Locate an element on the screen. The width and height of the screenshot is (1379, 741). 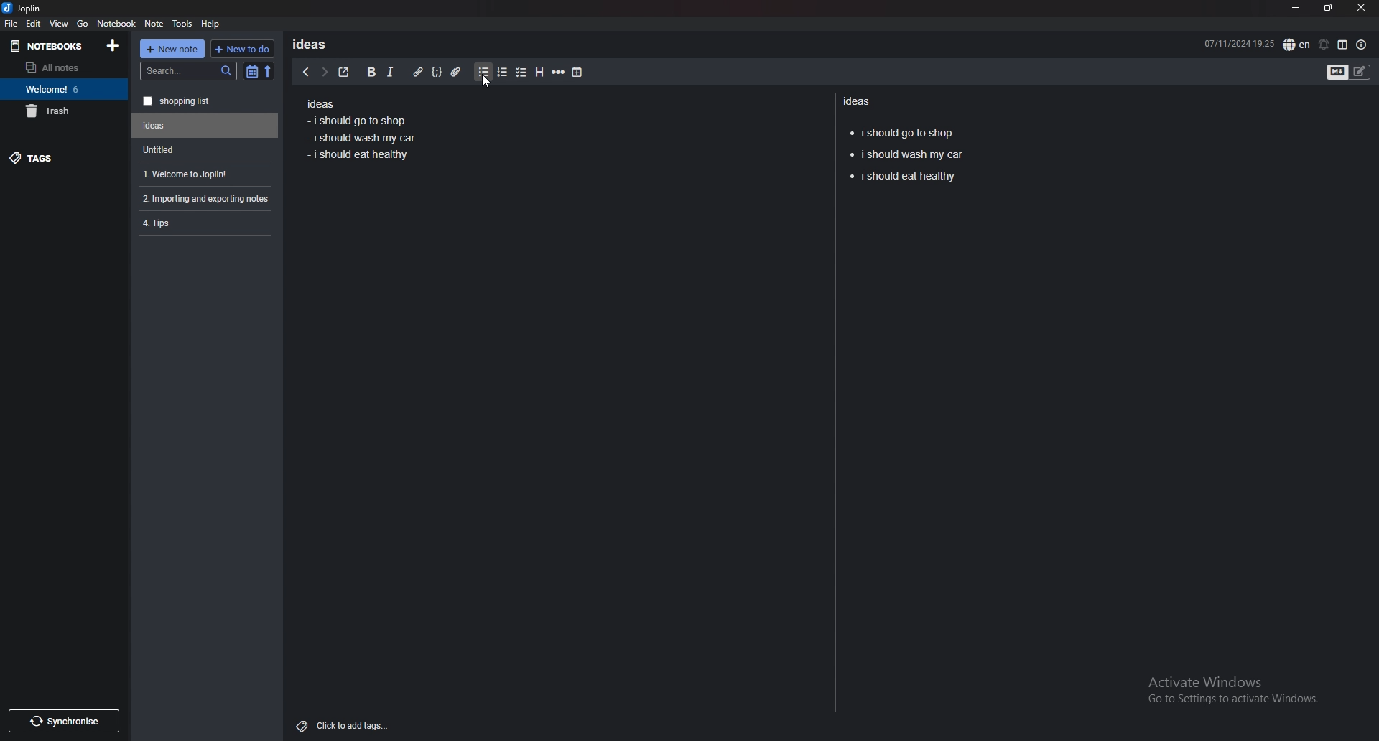
new note is located at coordinates (172, 49).